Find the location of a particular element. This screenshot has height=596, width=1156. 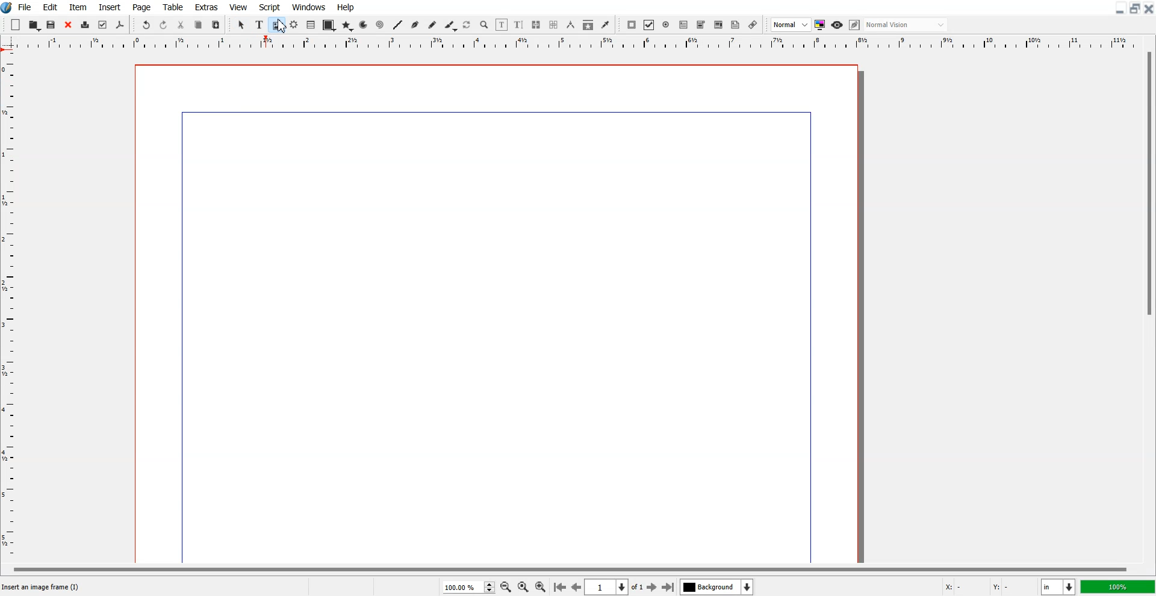

Toggler color management is located at coordinates (820, 25).